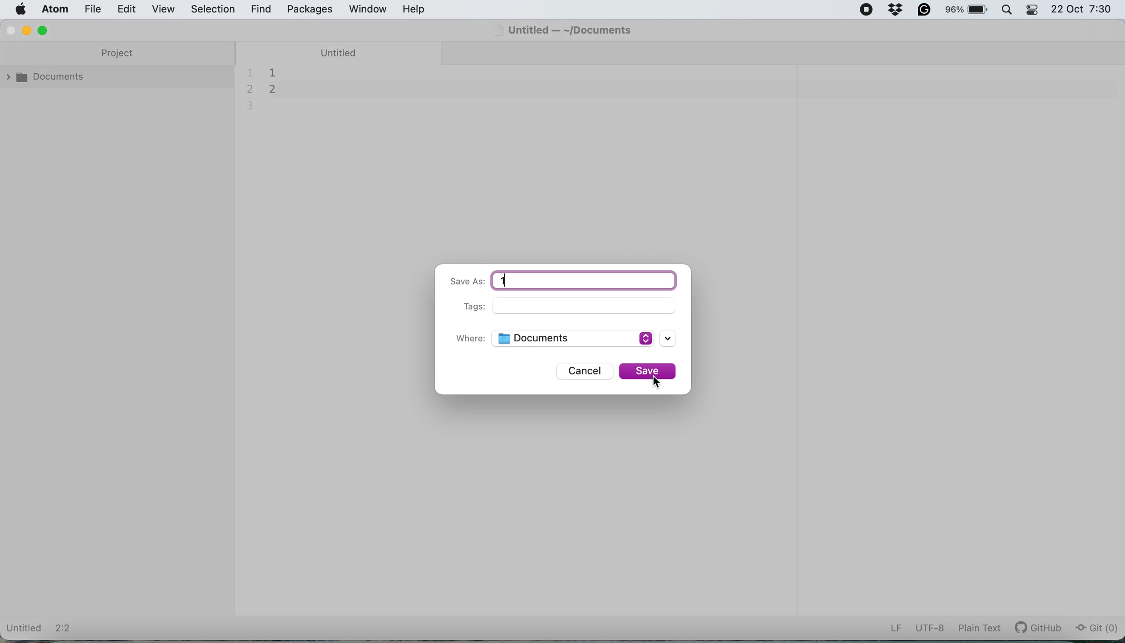 The width and height of the screenshot is (1125, 643). I want to click on maximise, so click(44, 30).